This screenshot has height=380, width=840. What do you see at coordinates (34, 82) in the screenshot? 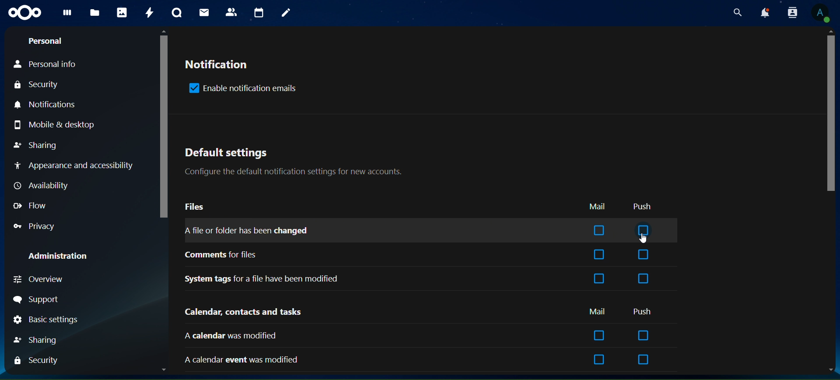
I see `security` at bounding box center [34, 82].